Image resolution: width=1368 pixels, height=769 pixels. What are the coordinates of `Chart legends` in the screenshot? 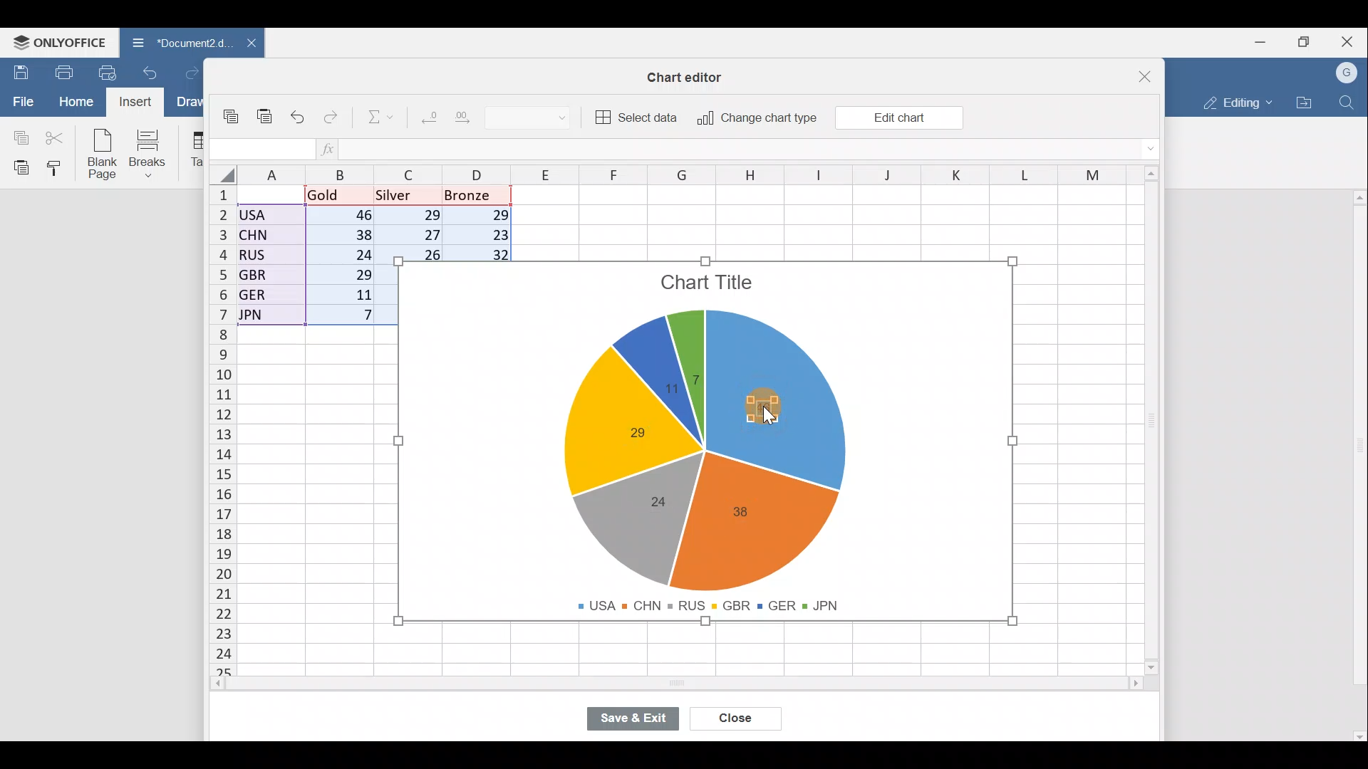 It's located at (715, 602).